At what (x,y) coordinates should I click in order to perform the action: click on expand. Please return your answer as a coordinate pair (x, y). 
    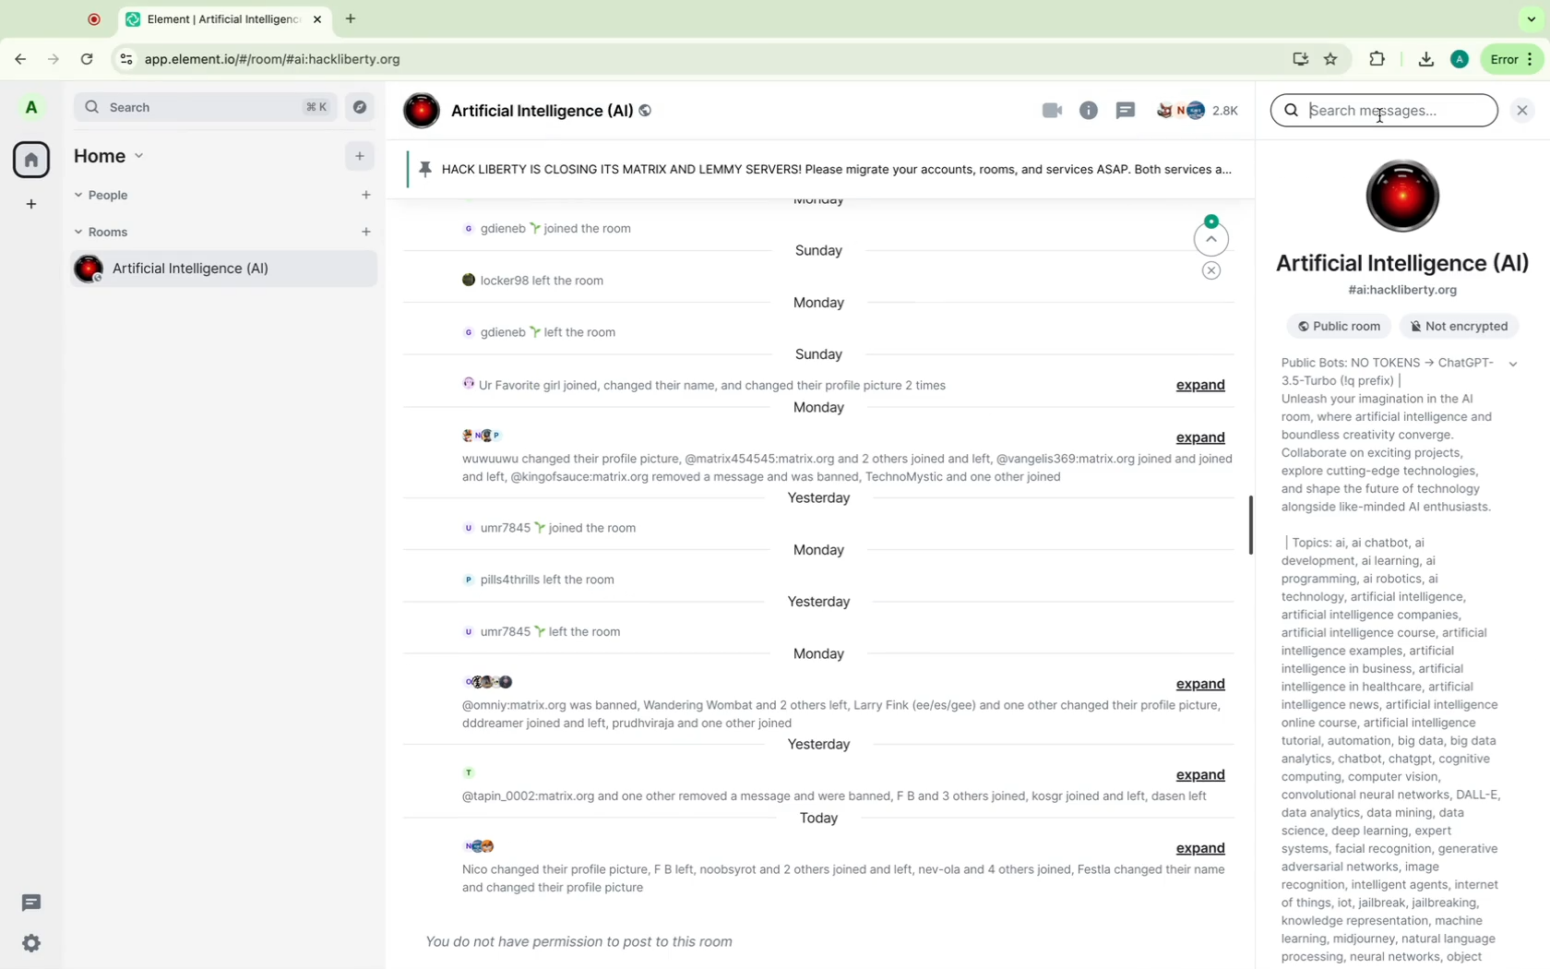
    Looking at the image, I should click on (1209, 387).